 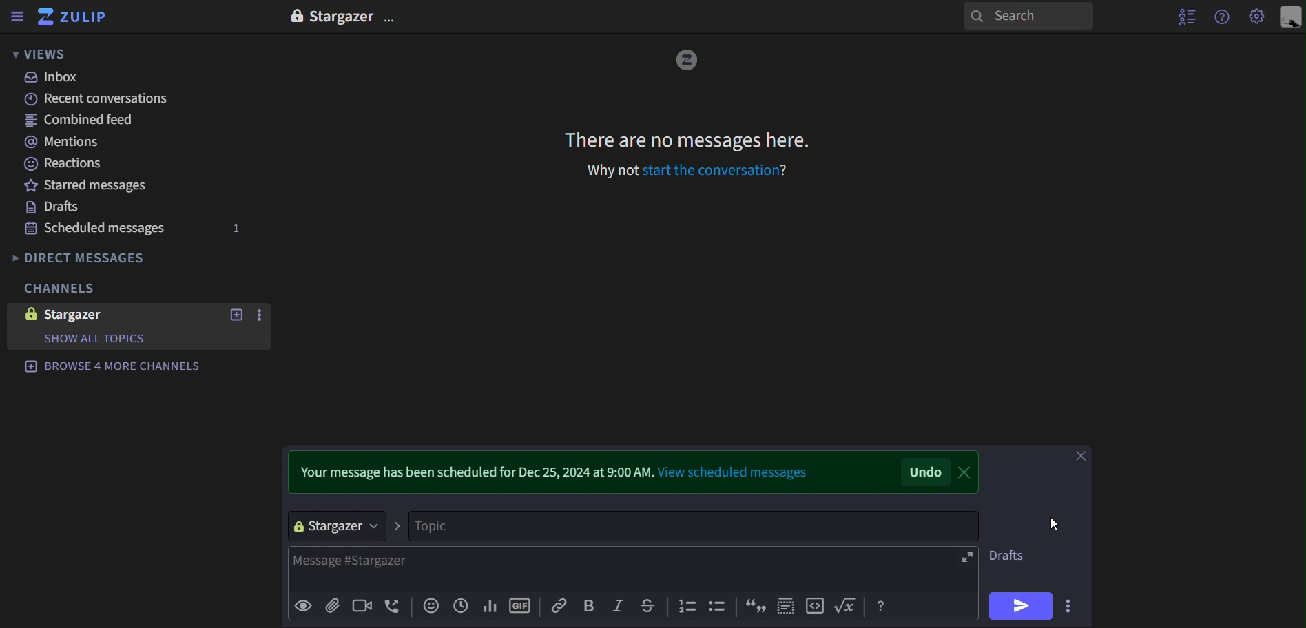 What do you see at coordinates (99, 208) in the screenshot?
I see `drafts` at bounding box center [99, 208].